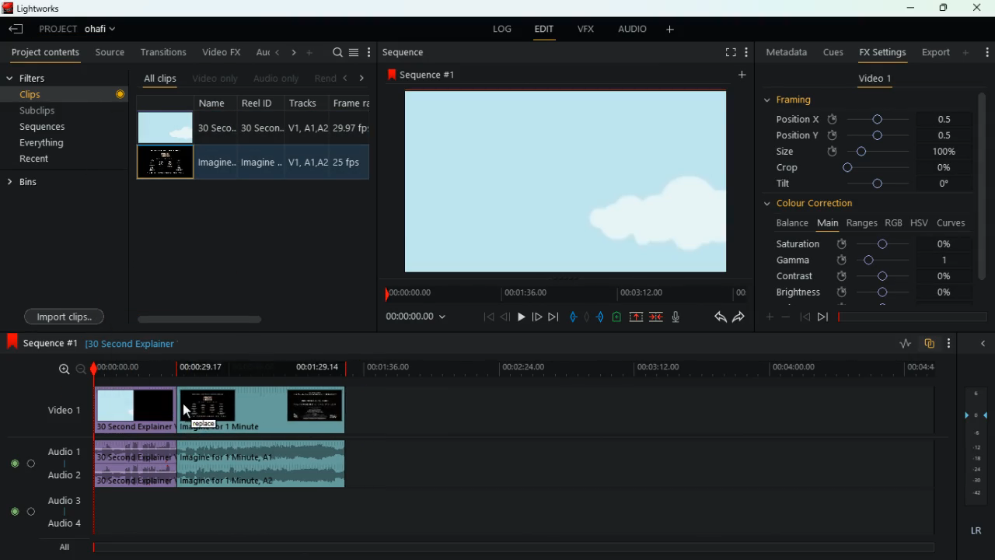 The width and height of the screenshot is (995, 560). What do you see at coordinates (68, 93) in the screenshot?
I see `clips` at bounding box center [68, 93].